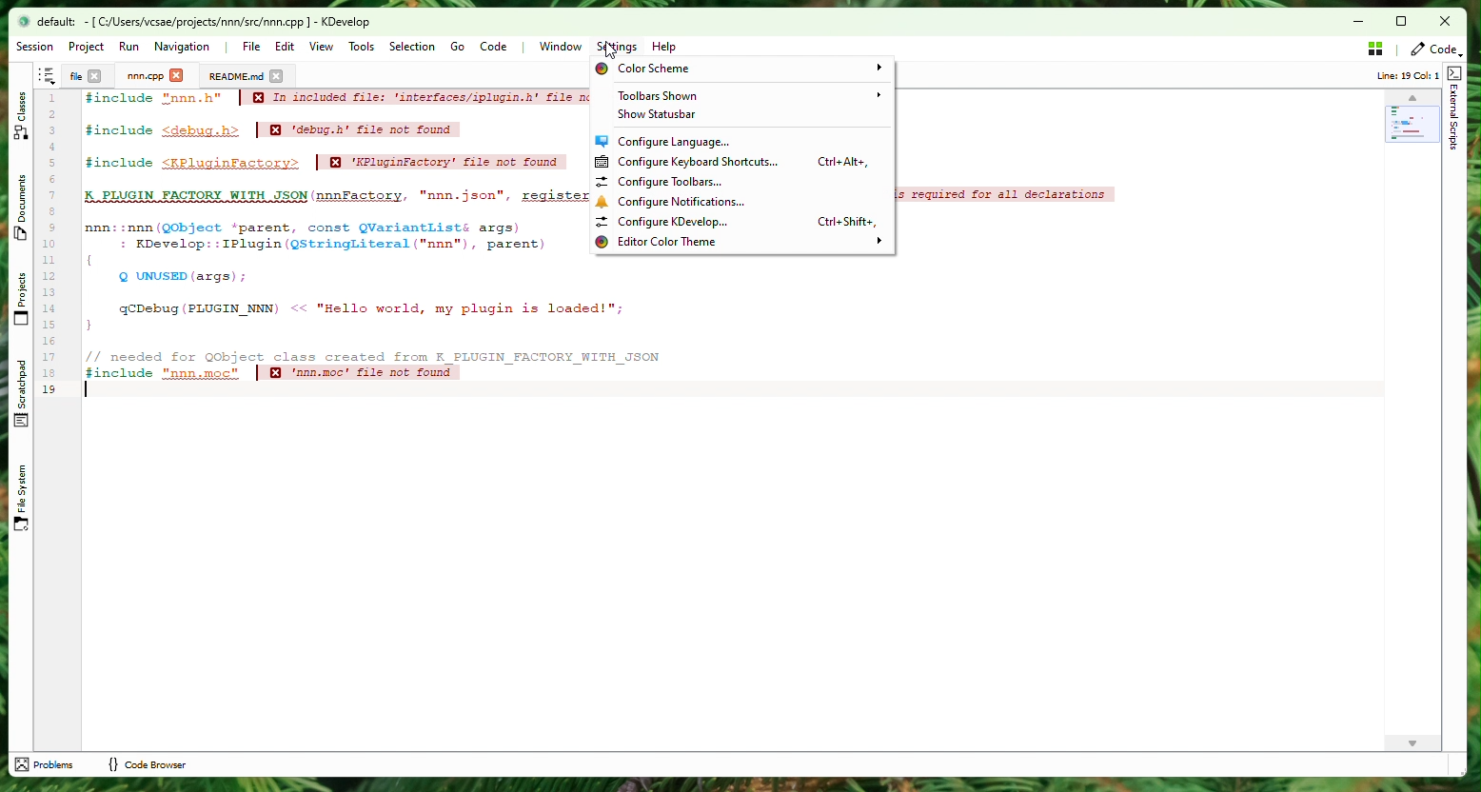 This screenshot has width=1481, height=792. What do you see at coordinates (501, 49) in the screenshot?
I see `Code` at bounding box center [501, 49].